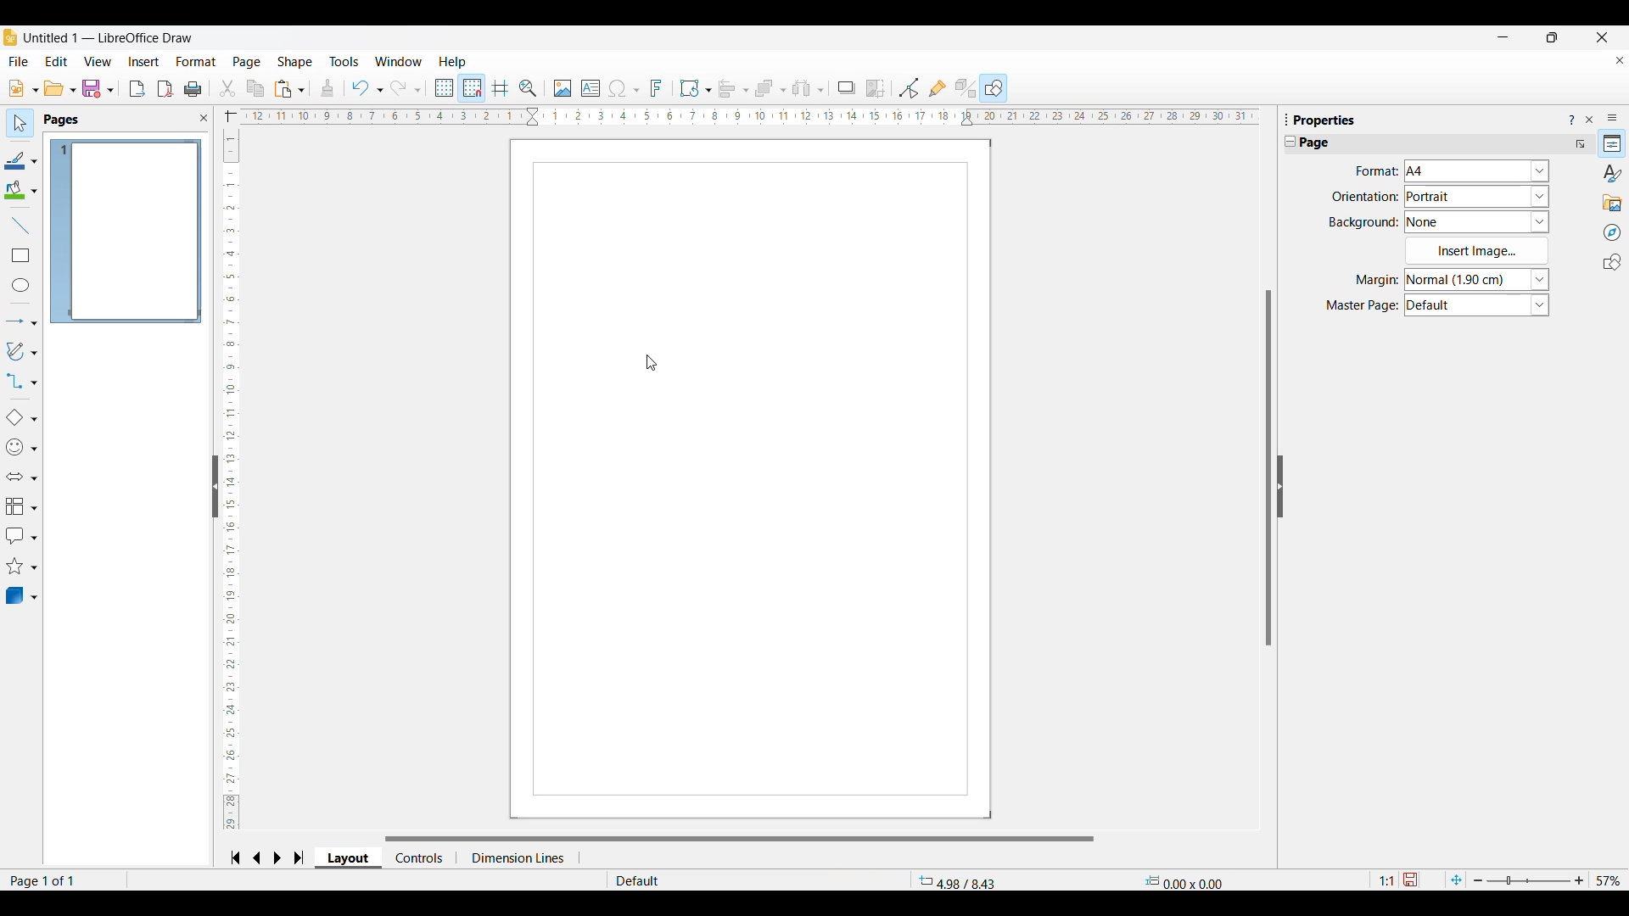  Describe the element at coordinates (738, 117) in the screenshot. I see `Horizontal ruler` at that location.